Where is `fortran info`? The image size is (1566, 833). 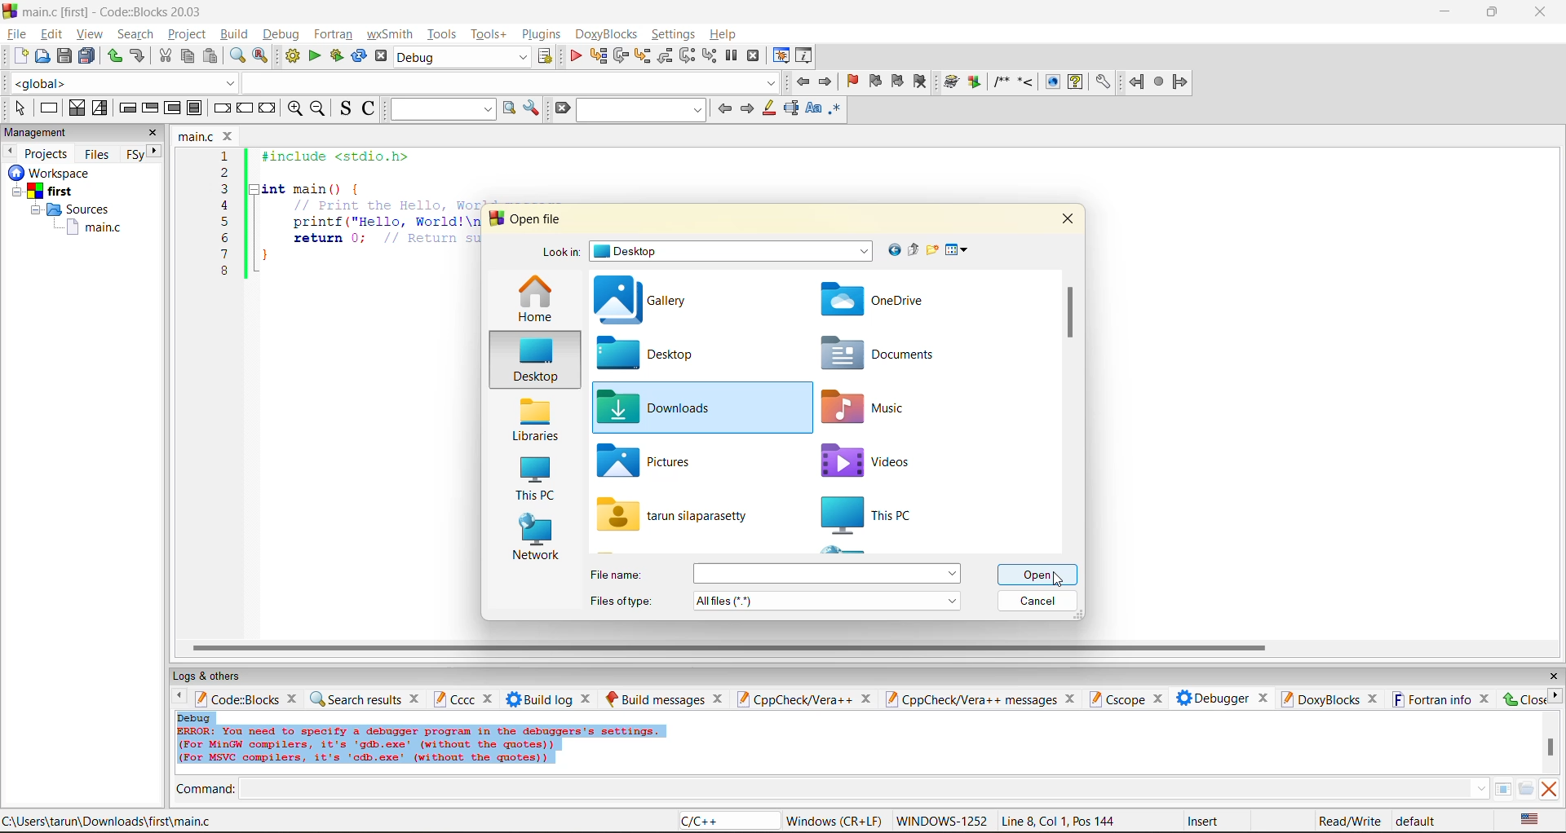
fortran info is located at coordinates (1432, 699).